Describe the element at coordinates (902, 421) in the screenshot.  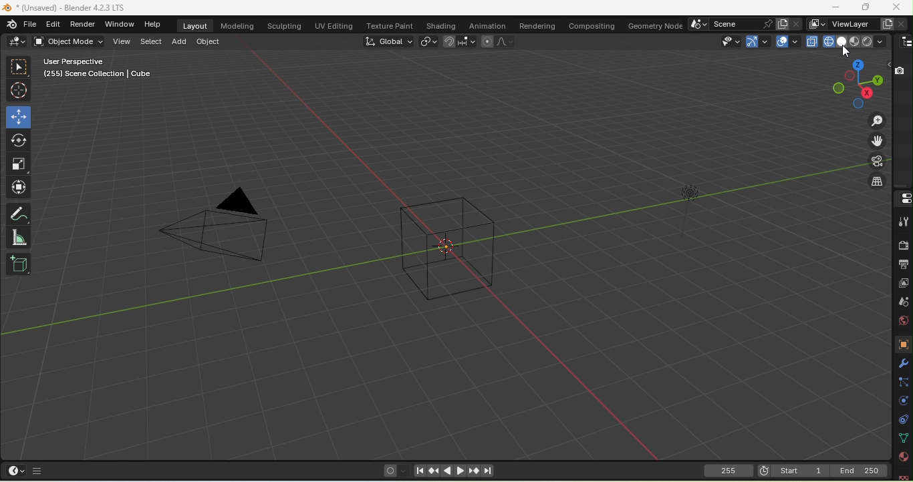
I see `Constraints` at that location.